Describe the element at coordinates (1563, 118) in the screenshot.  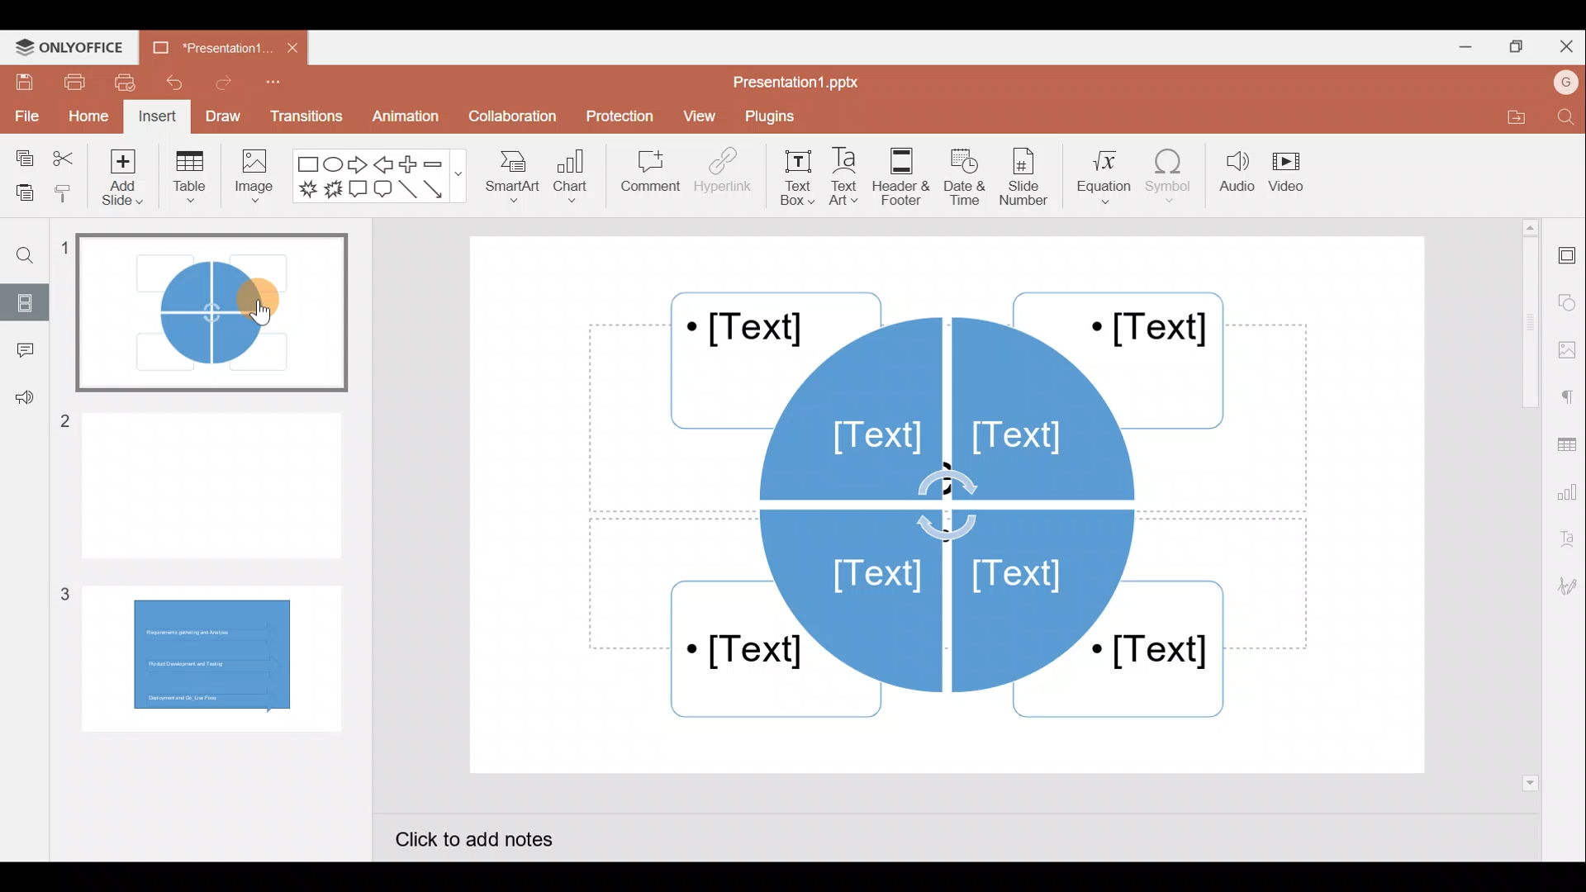
I see `Find` at that location.